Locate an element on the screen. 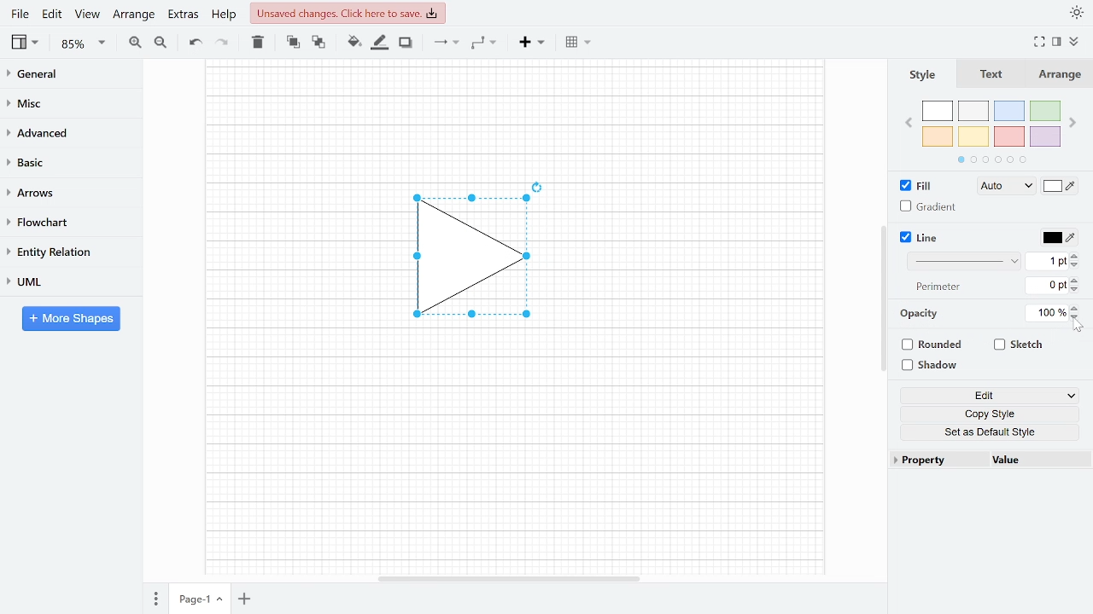 This screenshot has height=614, width=1093. Current page is located at coordinates (190, 600).